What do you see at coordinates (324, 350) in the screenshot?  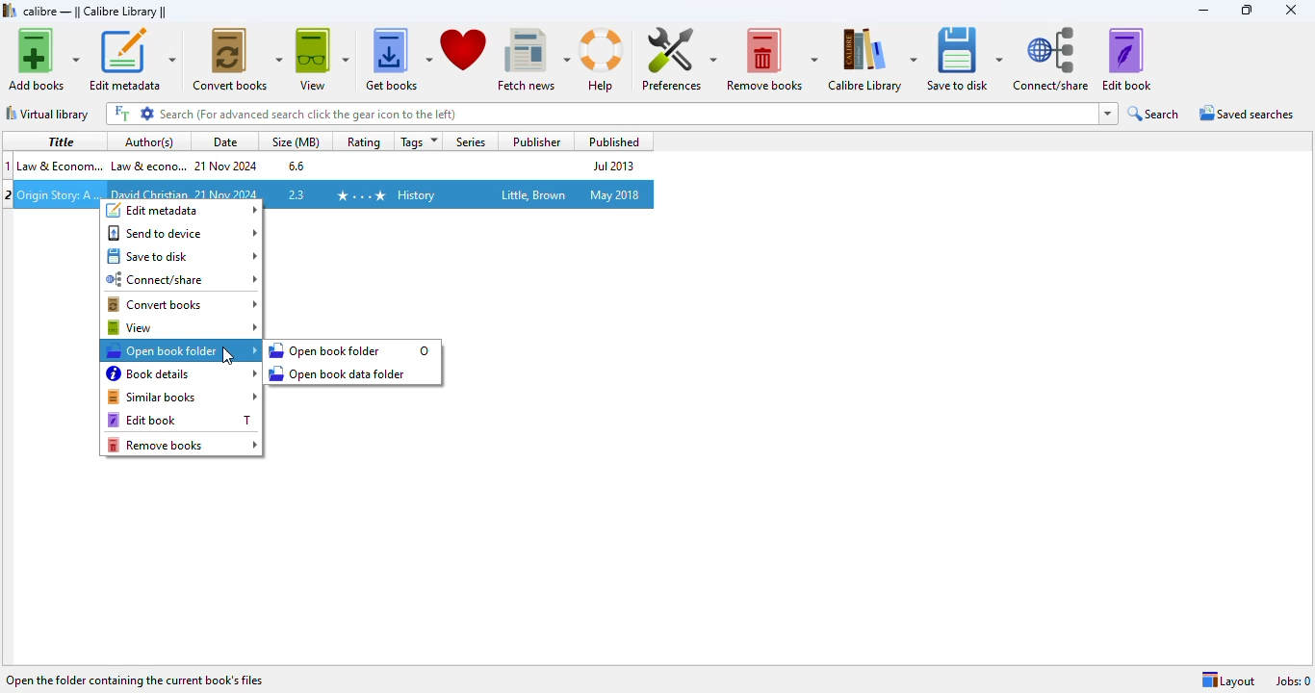 I see `open book folder` at bounding box center [324, 350].